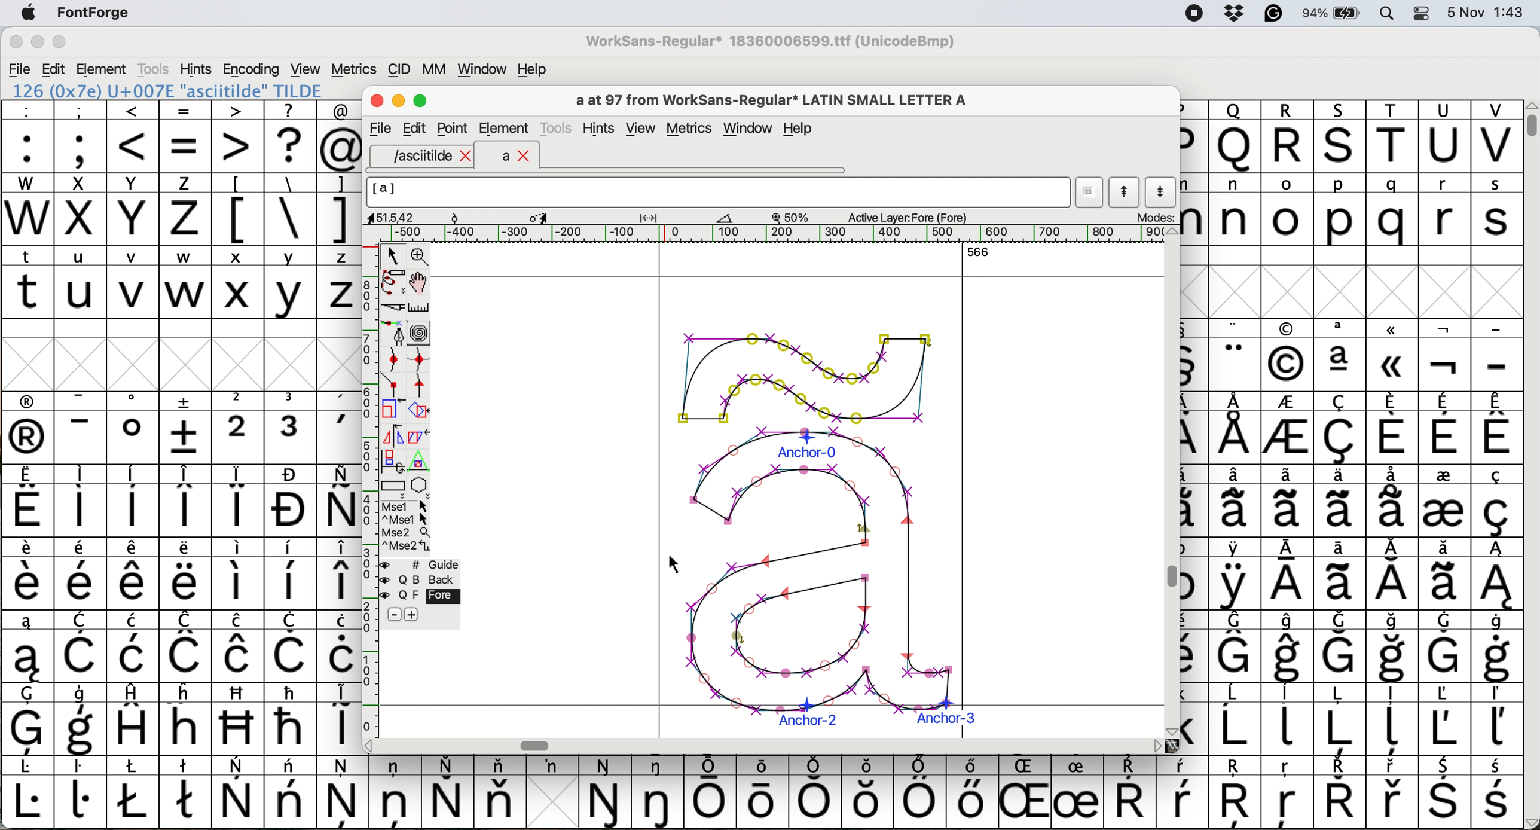  Describe the element at coordinates (905, 216) in the screenshot. I see `active layer` at that location.